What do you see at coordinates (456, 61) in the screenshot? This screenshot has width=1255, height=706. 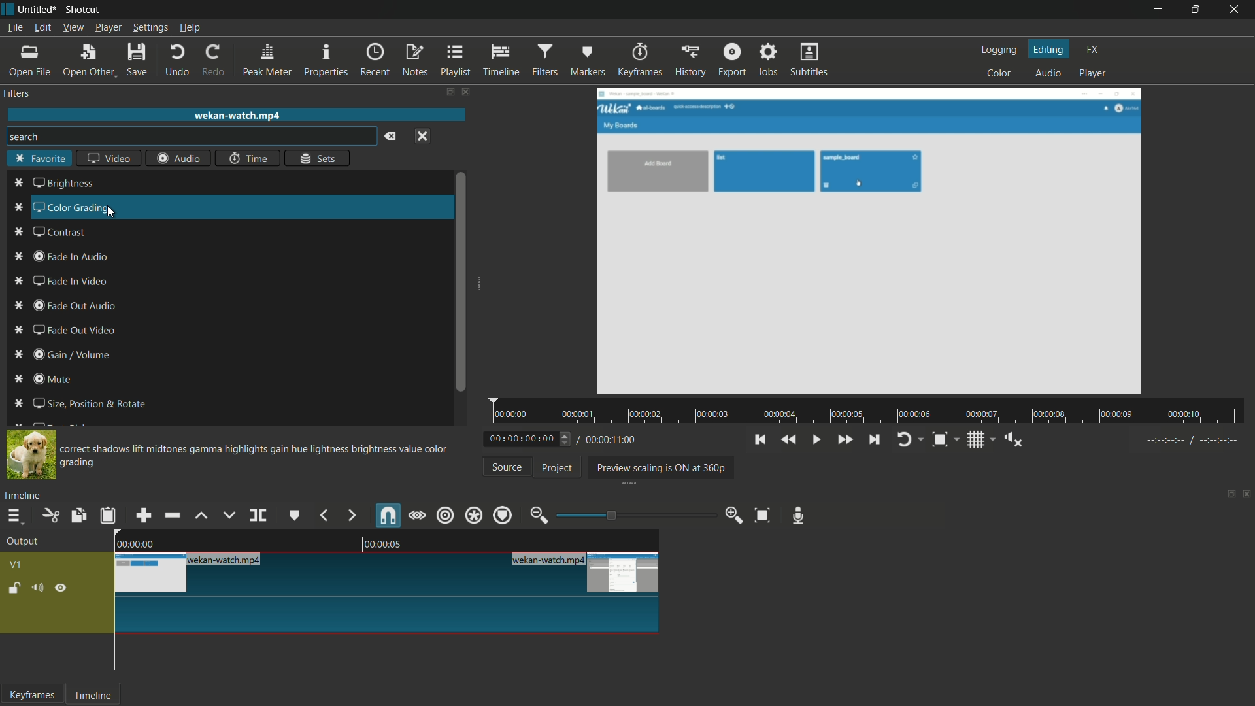 I see `playlist` at bounding box center [456, 61].